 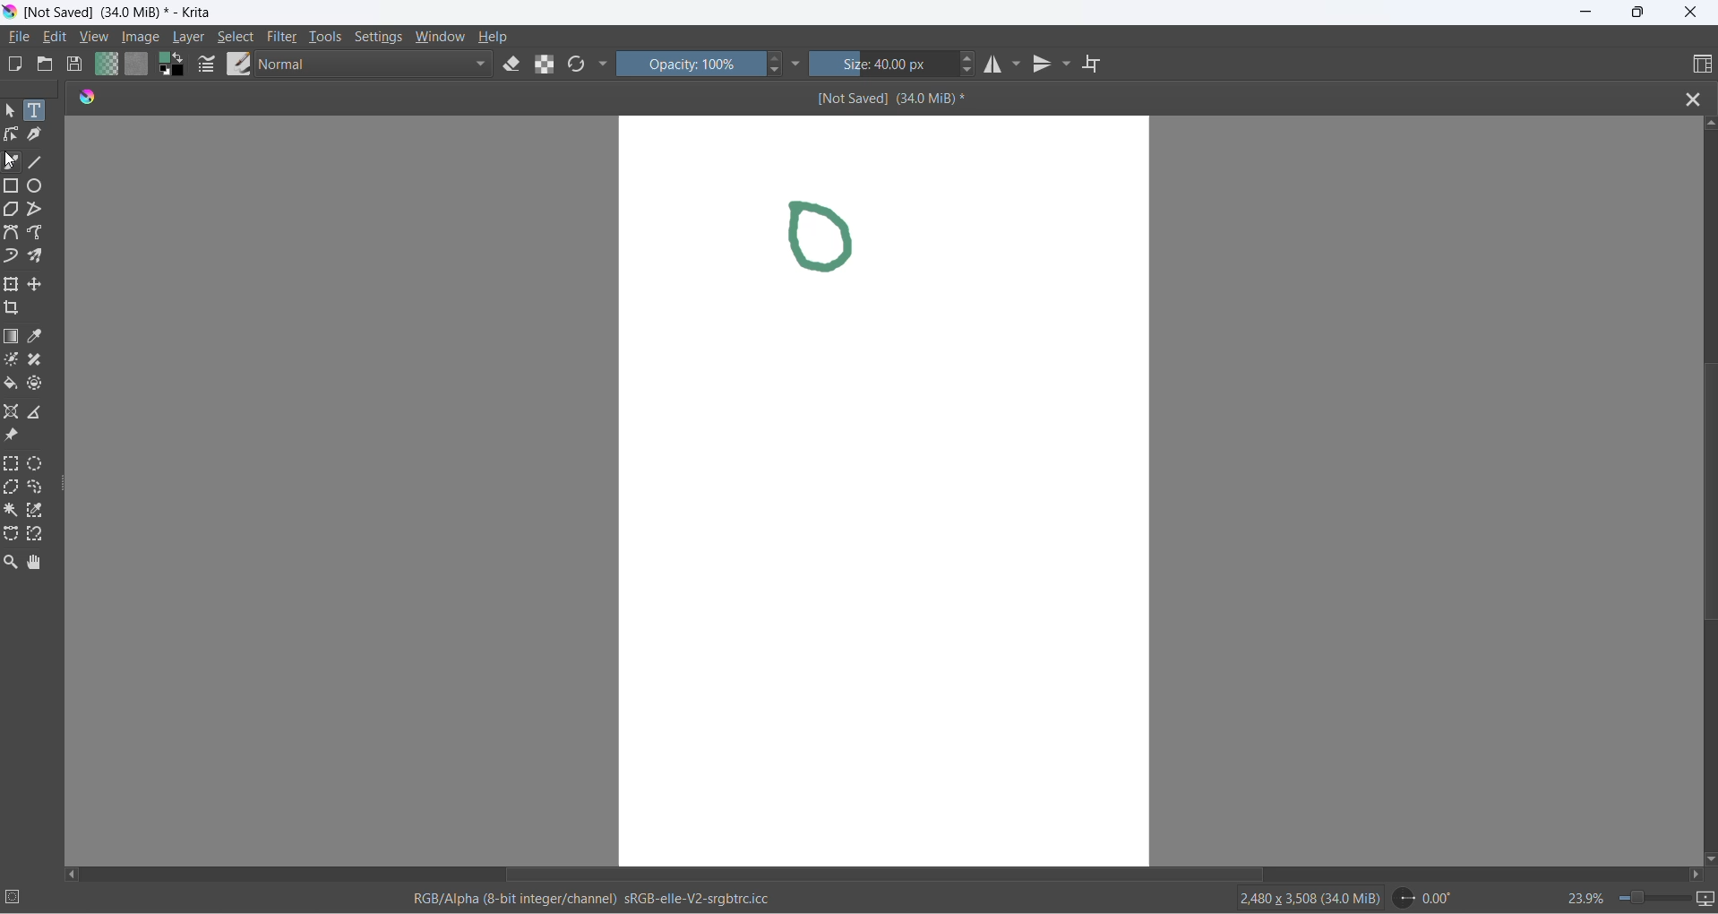 What do you see at coordinates (96, 37) in the screenshot?
I see `view` at bounding box center [96, 37].